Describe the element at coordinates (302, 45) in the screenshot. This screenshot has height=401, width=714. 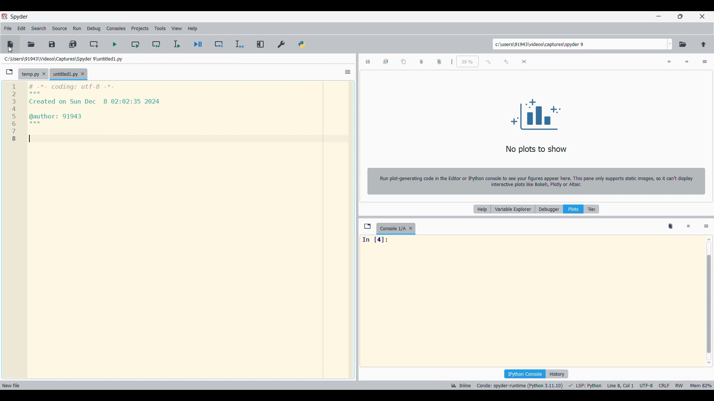
I see `PYTHONPATH manager` at that location.